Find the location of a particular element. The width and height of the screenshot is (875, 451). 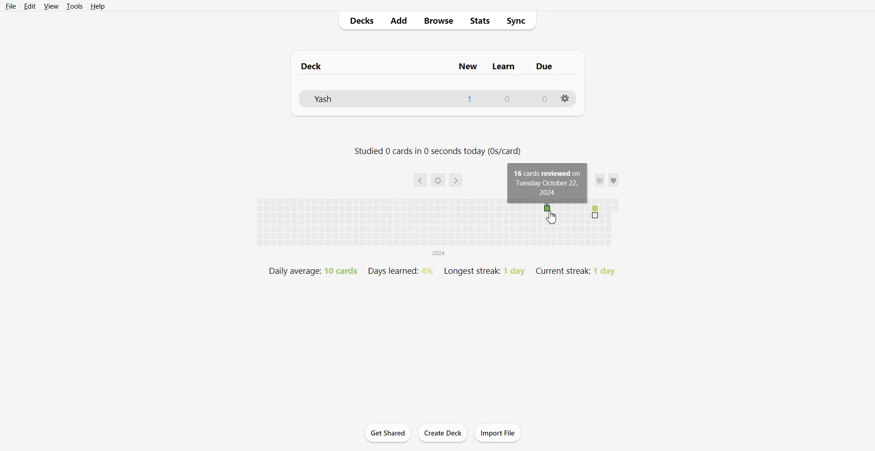

Cursor is located at coordinates (552, 217).